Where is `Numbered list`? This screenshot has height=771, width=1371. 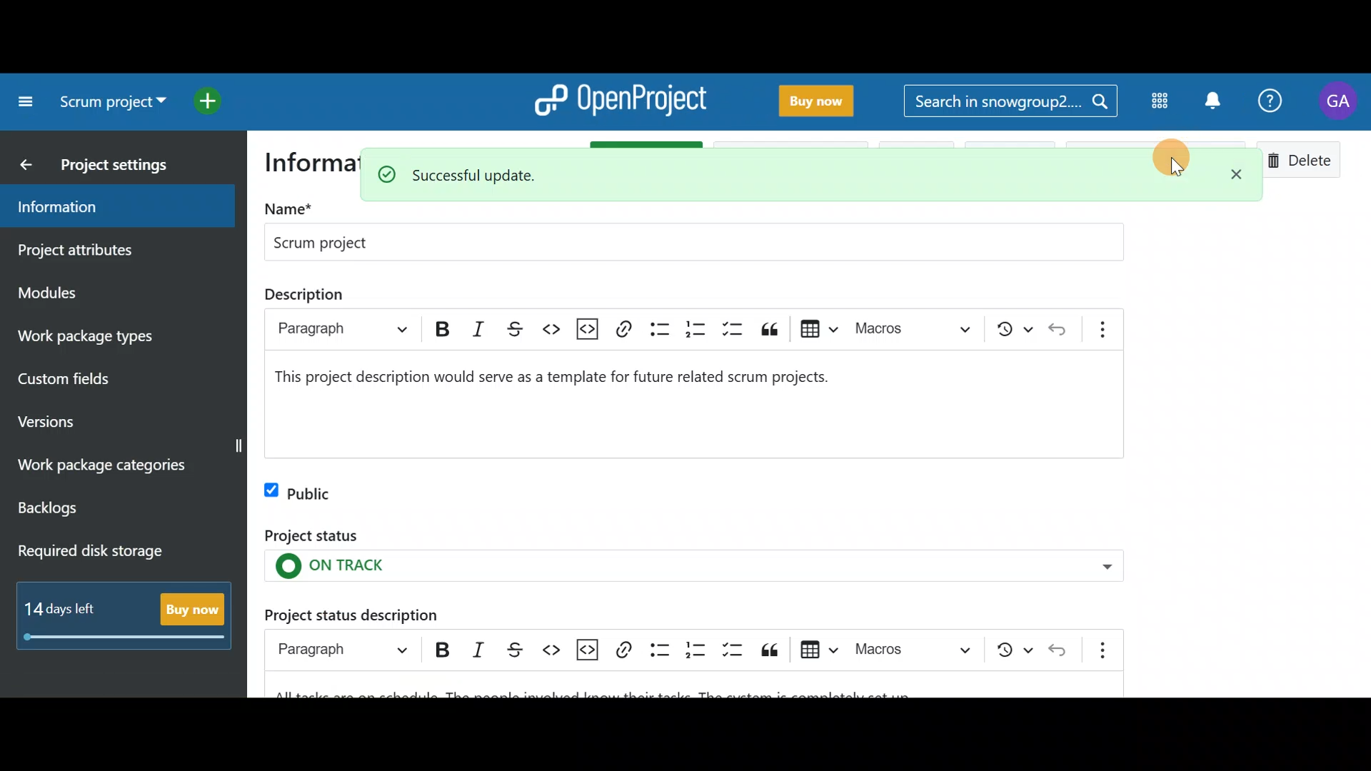 Numbered list is located at coordinates (694, 650).